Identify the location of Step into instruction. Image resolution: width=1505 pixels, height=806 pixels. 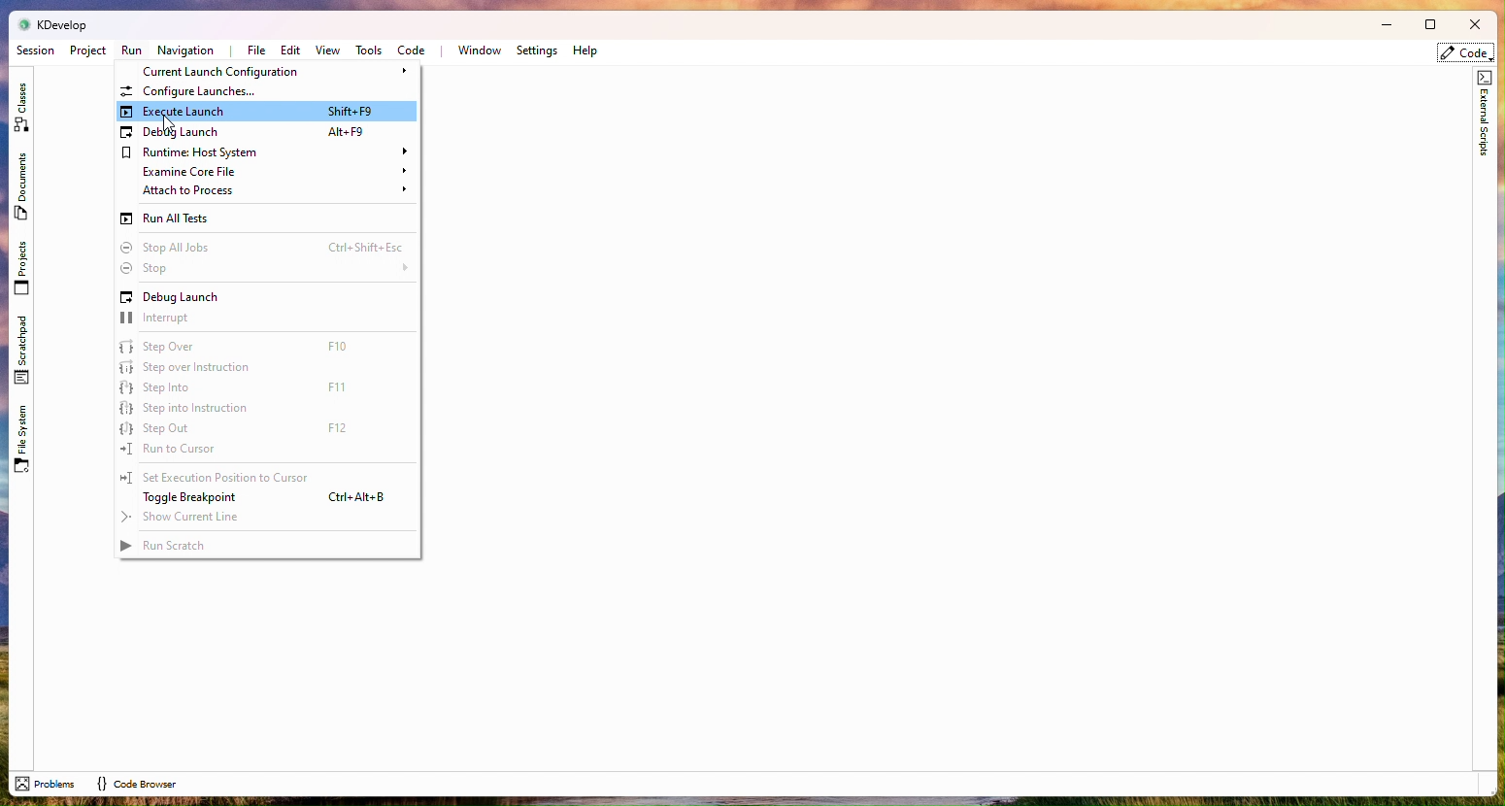
(220, 408).